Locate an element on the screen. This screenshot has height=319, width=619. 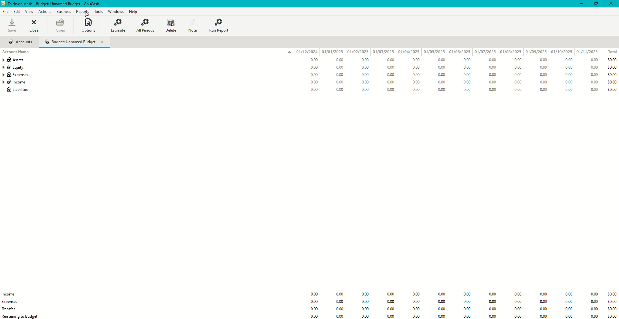
0.00 is located at coordinates (417, 316).